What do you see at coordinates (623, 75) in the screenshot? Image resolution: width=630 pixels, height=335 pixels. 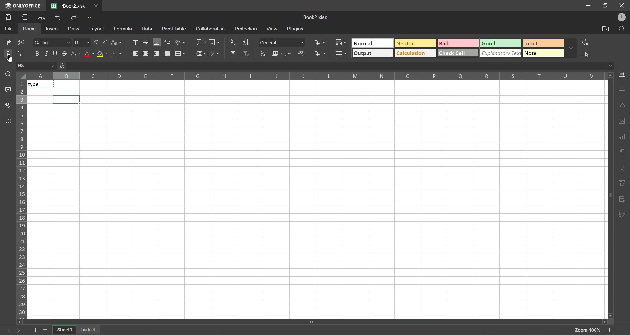 I see `call settings` at bounding box center [623, 75].